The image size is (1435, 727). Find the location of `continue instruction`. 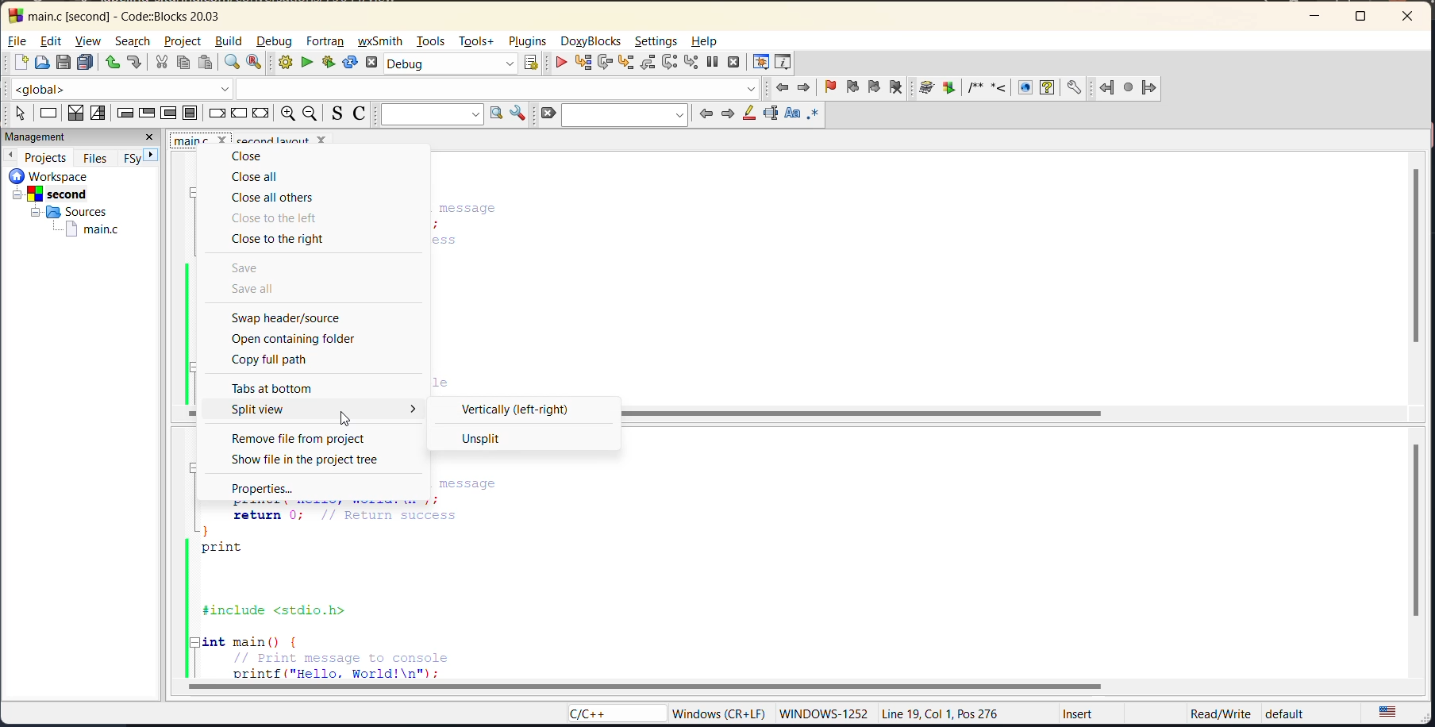

continue instruction is located at coordinates (237, 113).